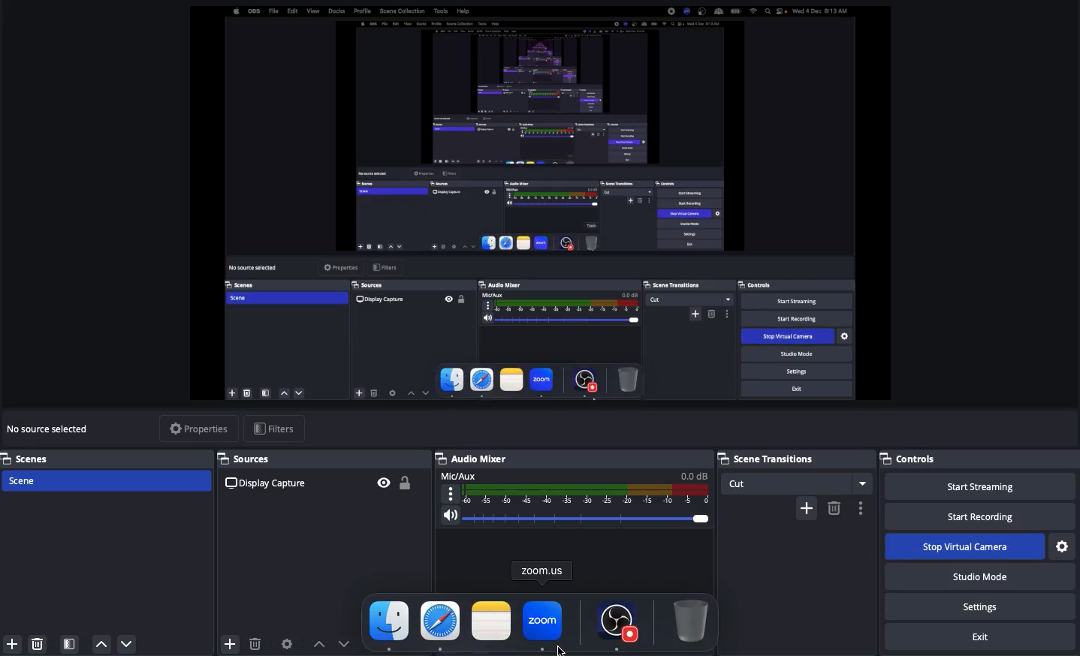 This screenshot has width=1080, height=656. Describe the element at coordinates (617, 622) in the screenshot. I see `OBS` at that location.